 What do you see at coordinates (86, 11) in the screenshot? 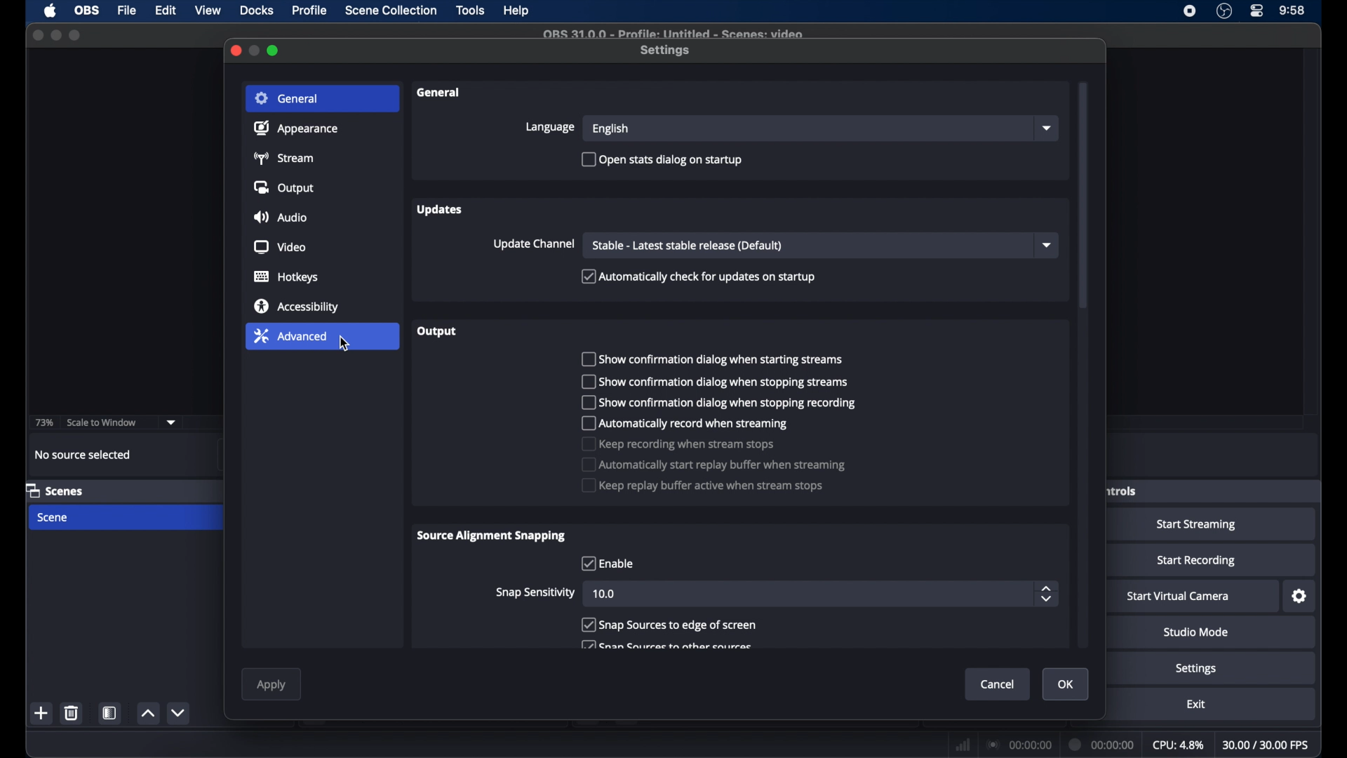
I see `obs` at bounding box center [86, 11].